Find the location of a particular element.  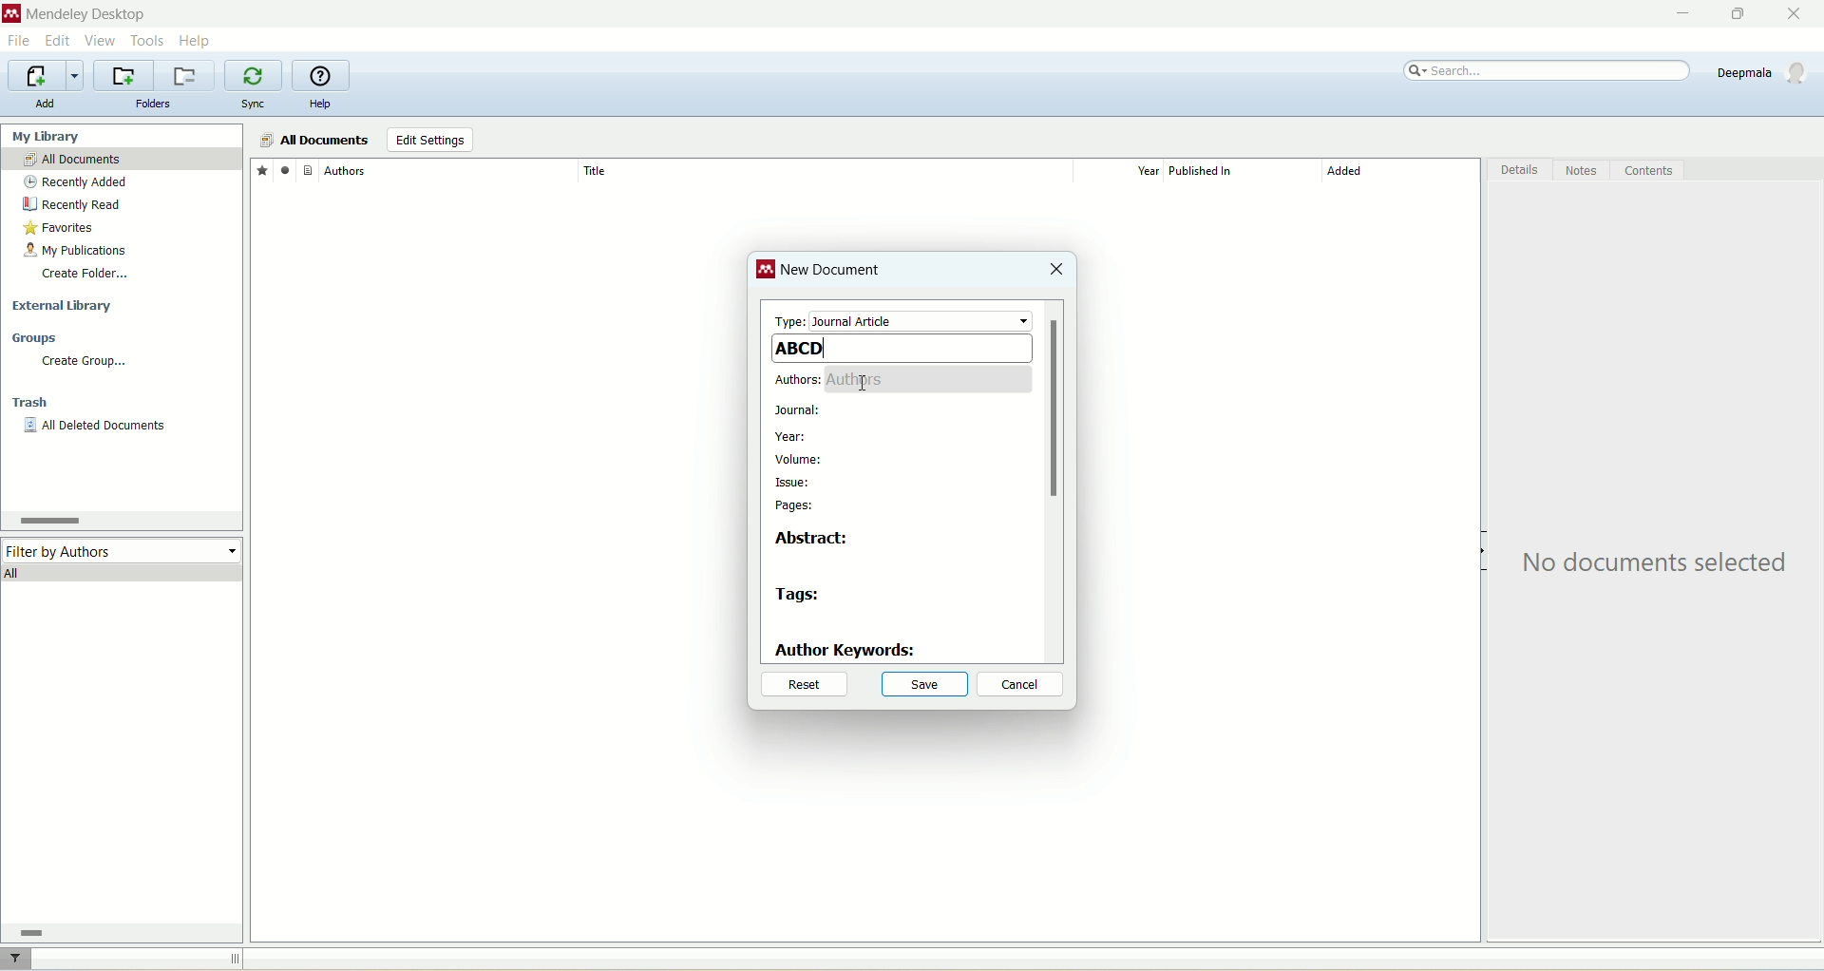

remove current folder is located at coordinates (187, 75).